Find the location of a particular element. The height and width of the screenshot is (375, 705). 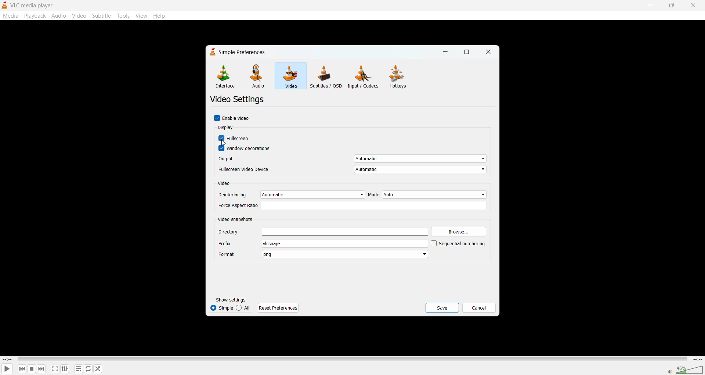

maximize is located at coordinates (469, 52).